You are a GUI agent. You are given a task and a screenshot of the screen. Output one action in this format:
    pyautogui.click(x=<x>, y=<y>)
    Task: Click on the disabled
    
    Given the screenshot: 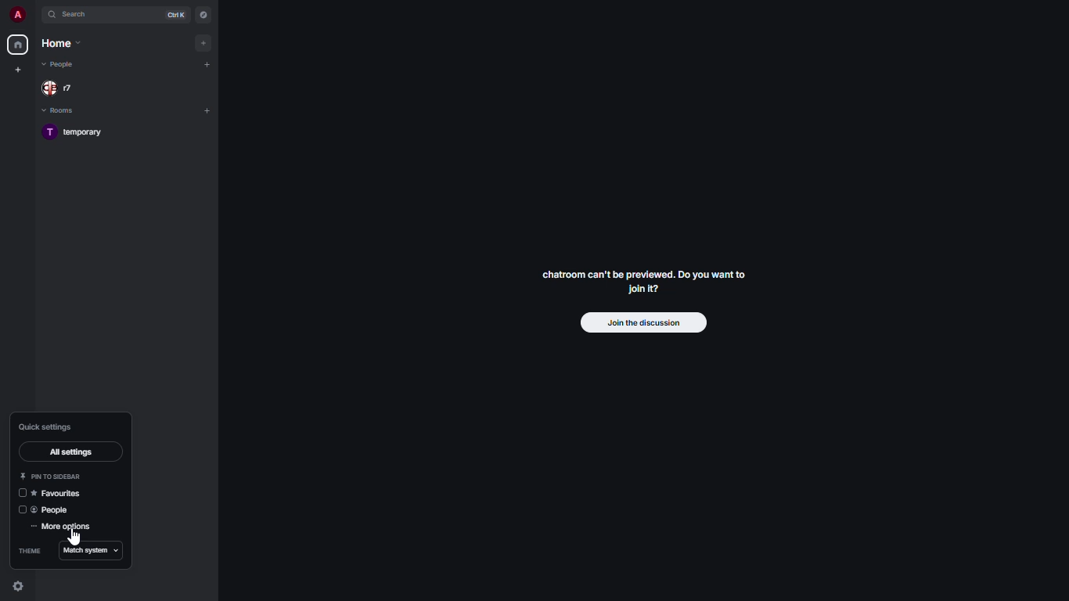 What is the action you would take?
    pyautogui.click(x=21, y=509)
    